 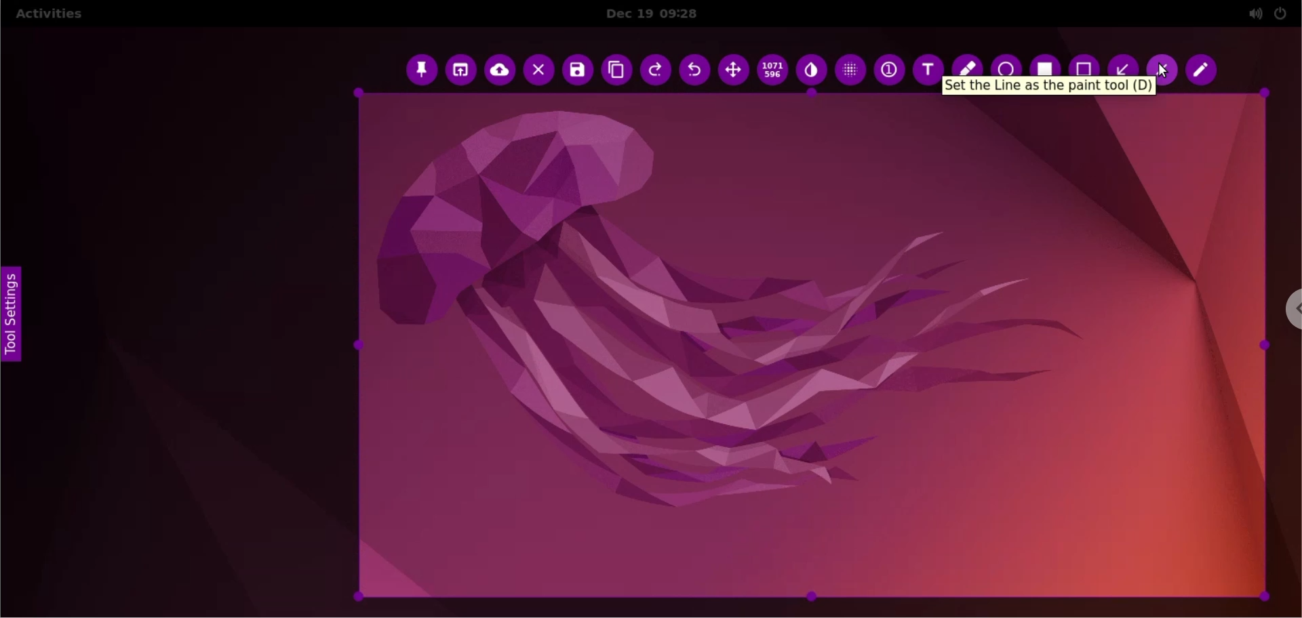 What do you see at coordinates (1083, 64) in the screenshot?
I see `rectangle` at bounding box center [1083, 64].